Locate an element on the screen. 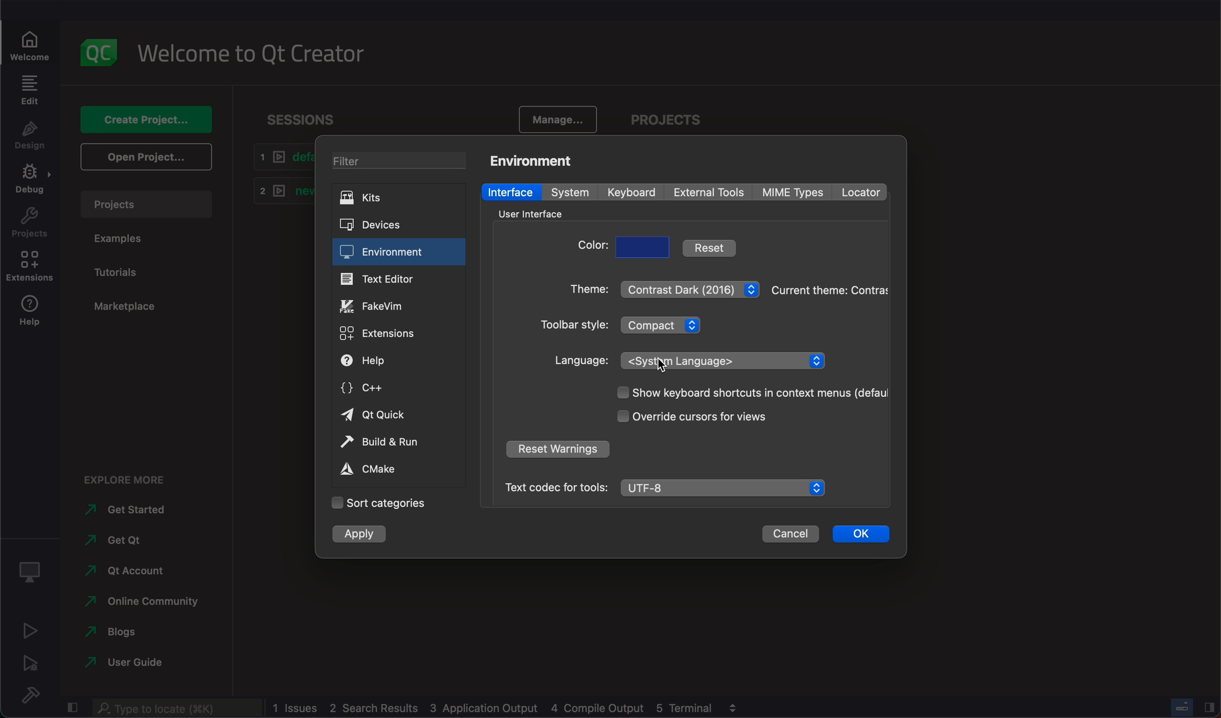 This screenshot has width=1221, height=718. cancel is located at coordinates (793, 535).